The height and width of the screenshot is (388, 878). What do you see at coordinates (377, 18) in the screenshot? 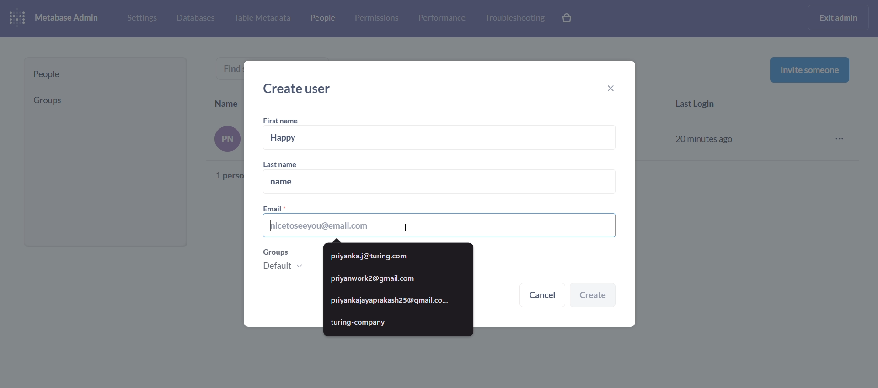
I see `permissions` at bounding box center [377, 18].